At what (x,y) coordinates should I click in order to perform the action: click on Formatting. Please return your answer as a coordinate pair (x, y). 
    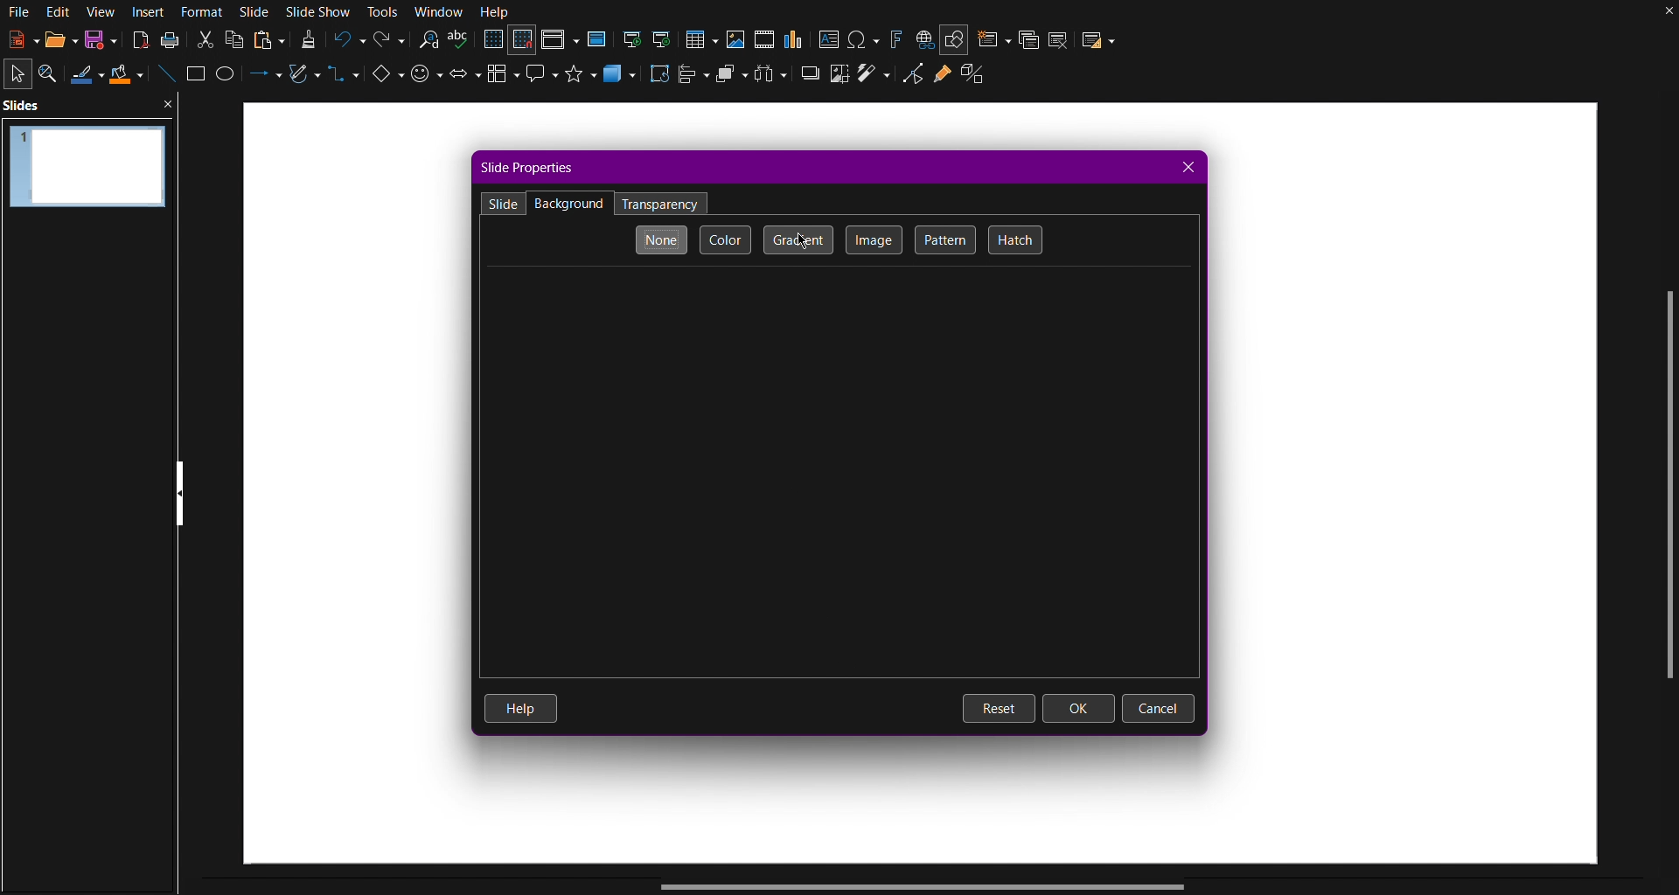
    Looking at the image, I should click on (308, 39).